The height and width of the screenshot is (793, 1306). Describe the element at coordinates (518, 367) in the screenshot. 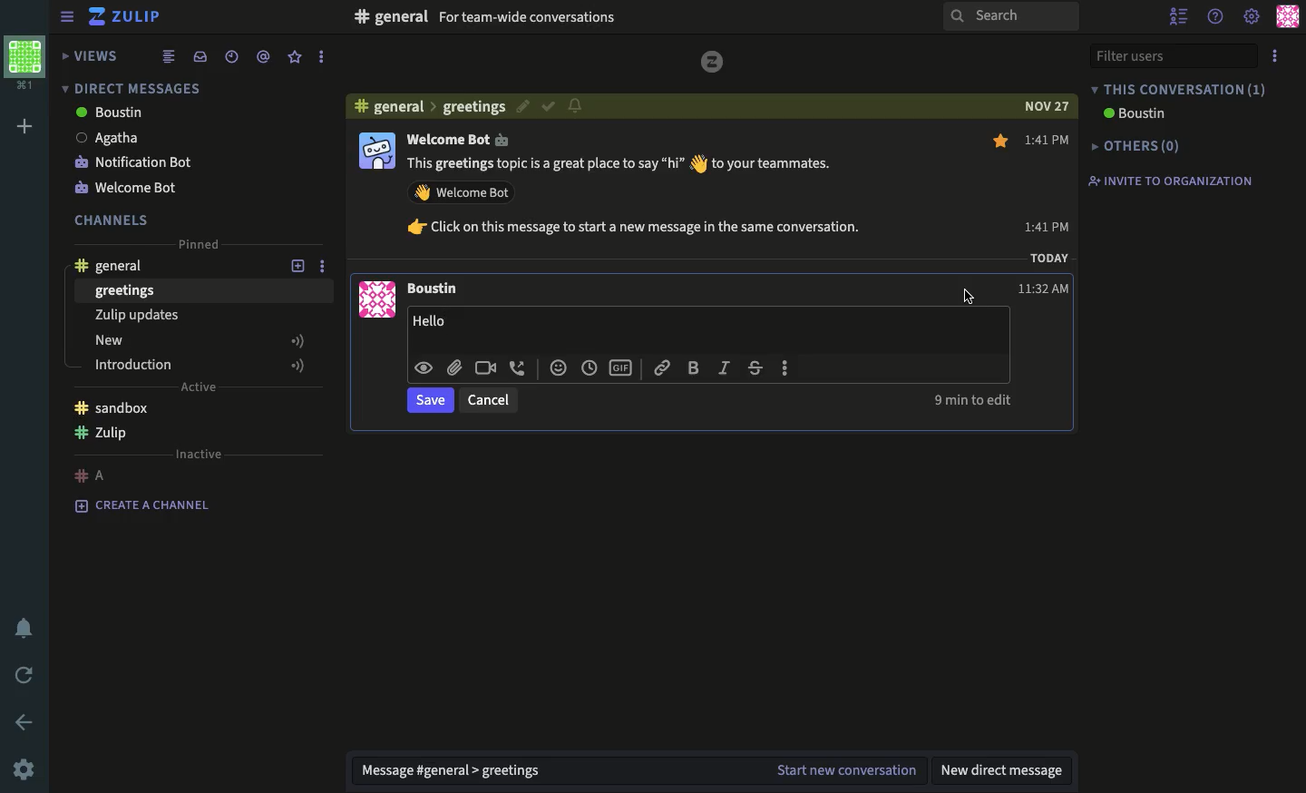

I see `audio call` at that location.